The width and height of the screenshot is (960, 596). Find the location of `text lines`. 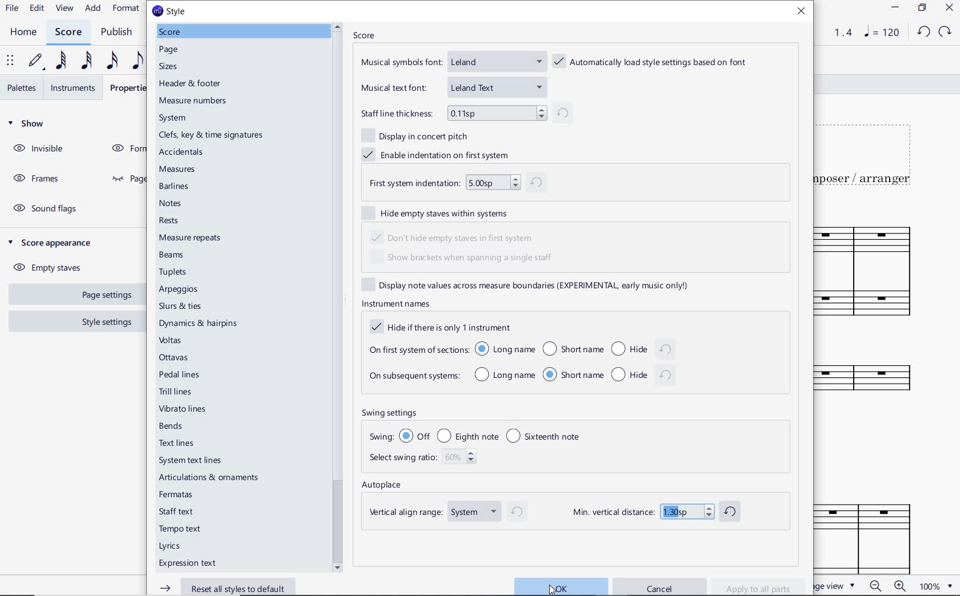

text lines is located at coordinates (178, 444).